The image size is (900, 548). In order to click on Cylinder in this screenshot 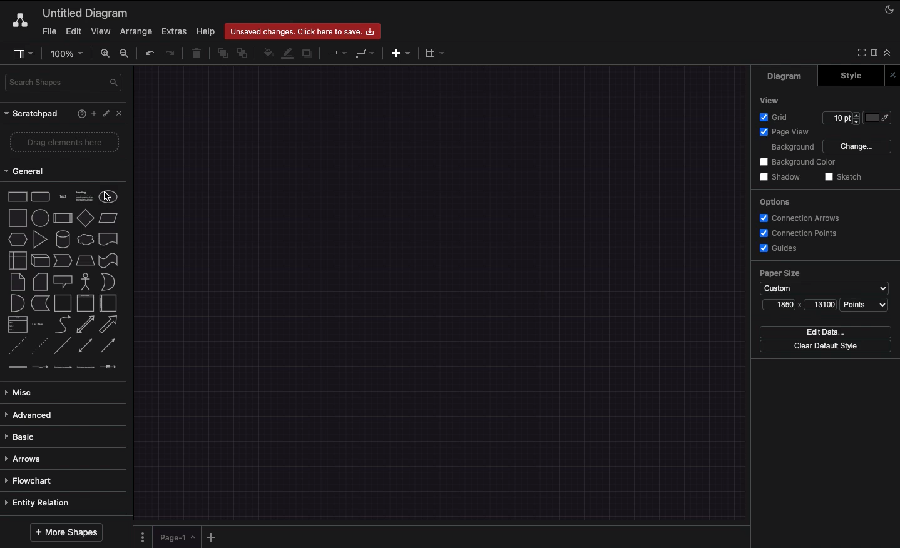, I will do `click(63, 240)`.